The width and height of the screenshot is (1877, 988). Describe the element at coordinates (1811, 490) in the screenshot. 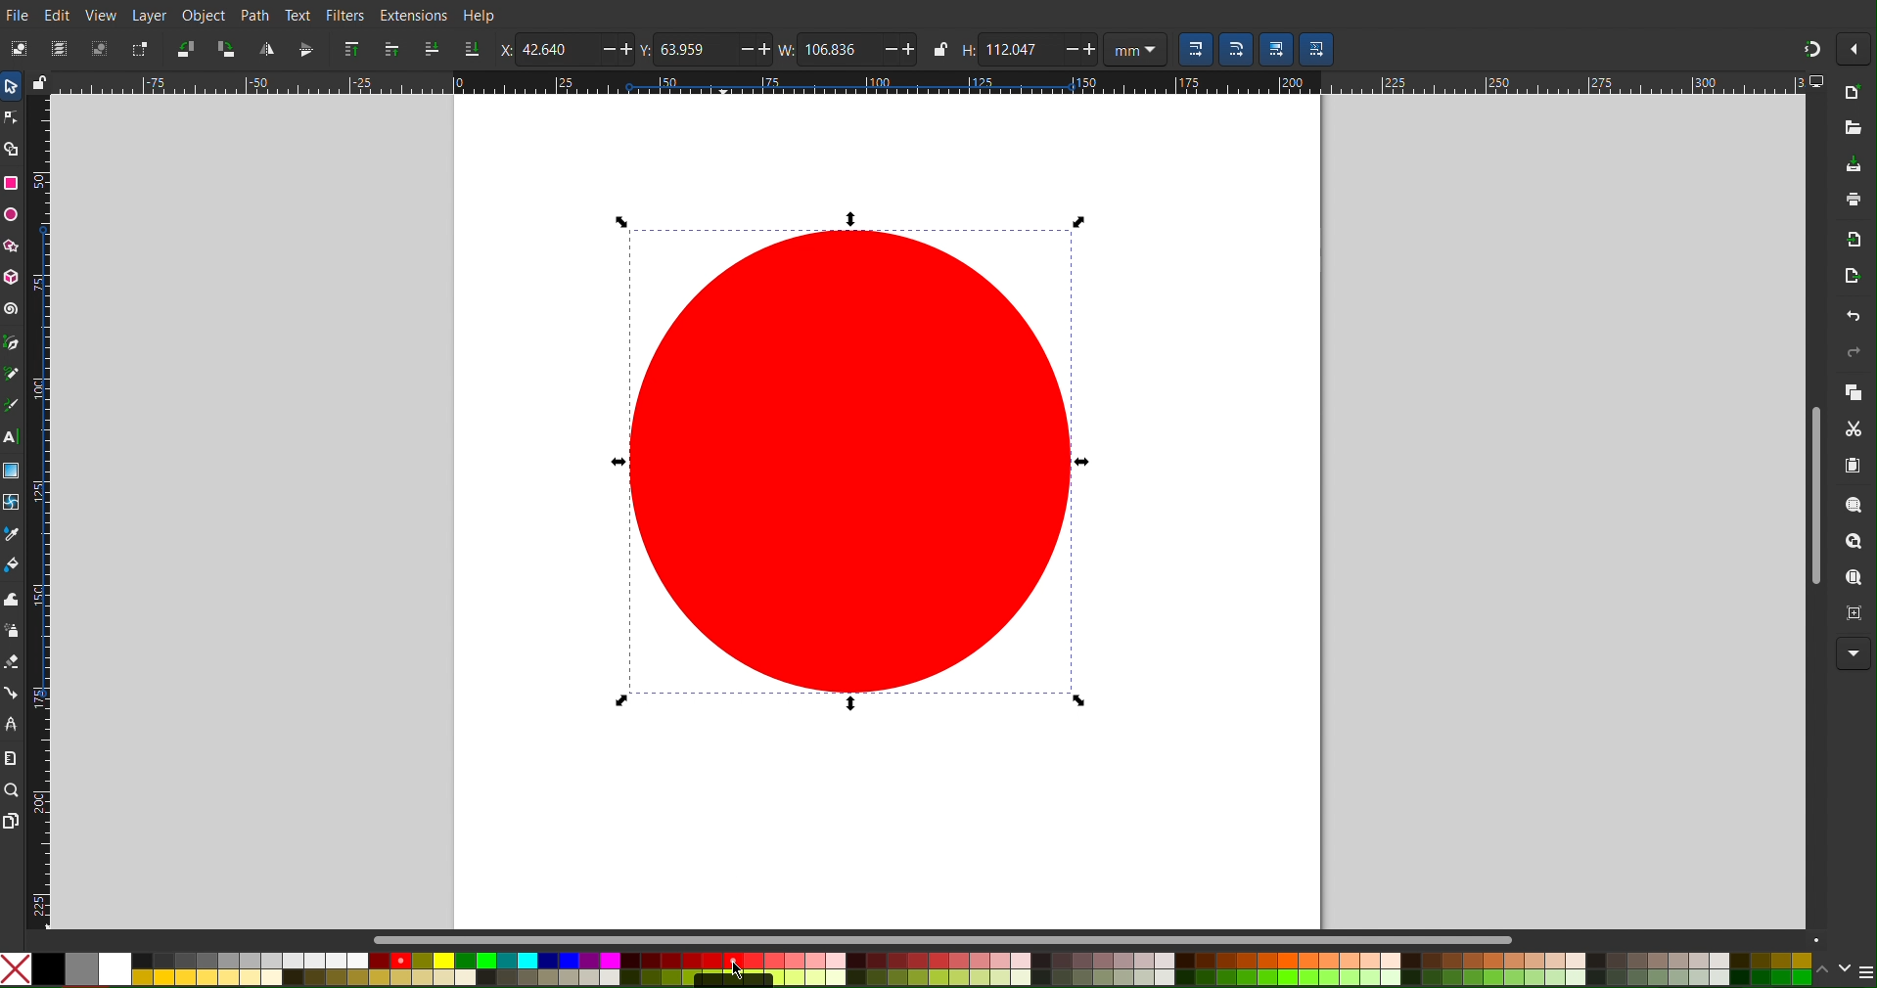

I see `Scrollbar` at that location.